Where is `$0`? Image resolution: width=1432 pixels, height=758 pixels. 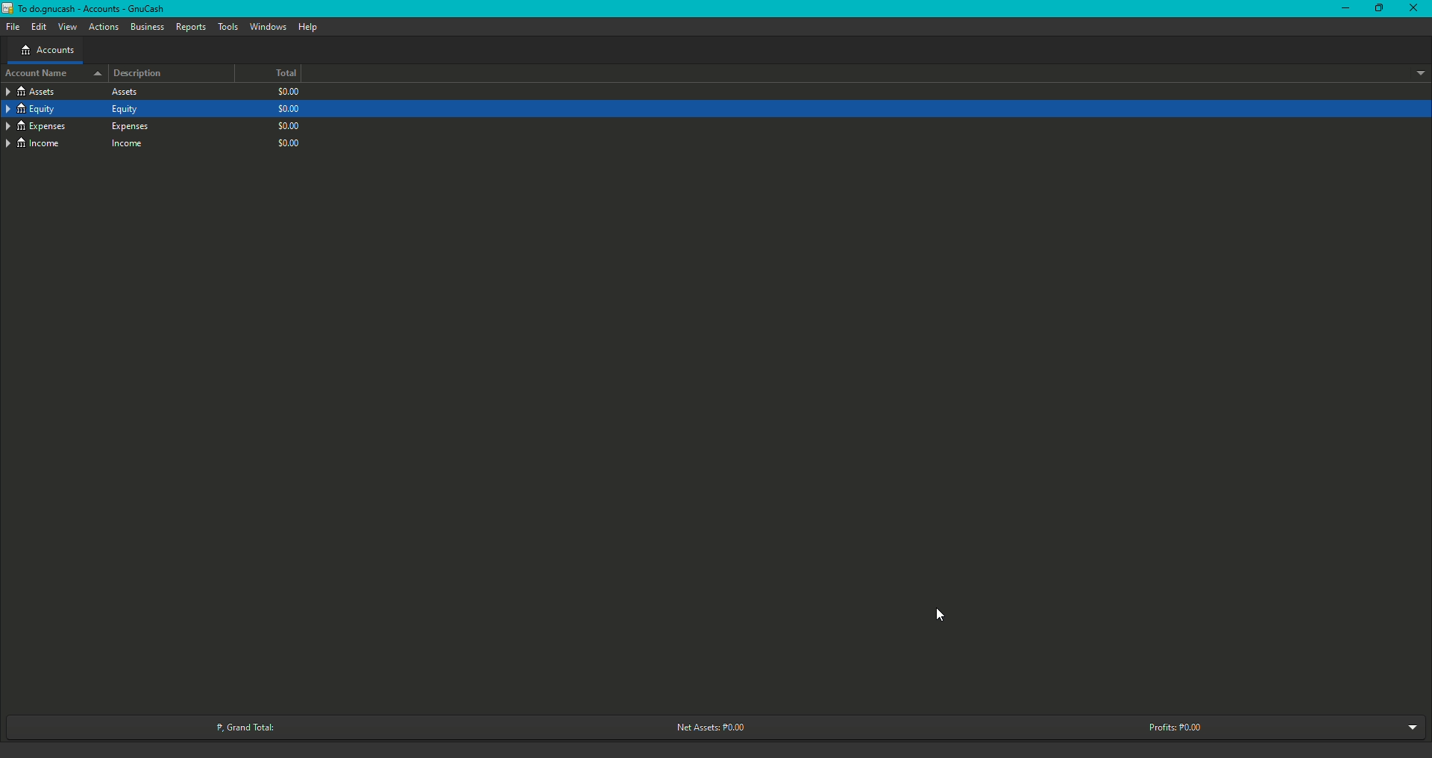 $0 is located at coordinates (289, 94).